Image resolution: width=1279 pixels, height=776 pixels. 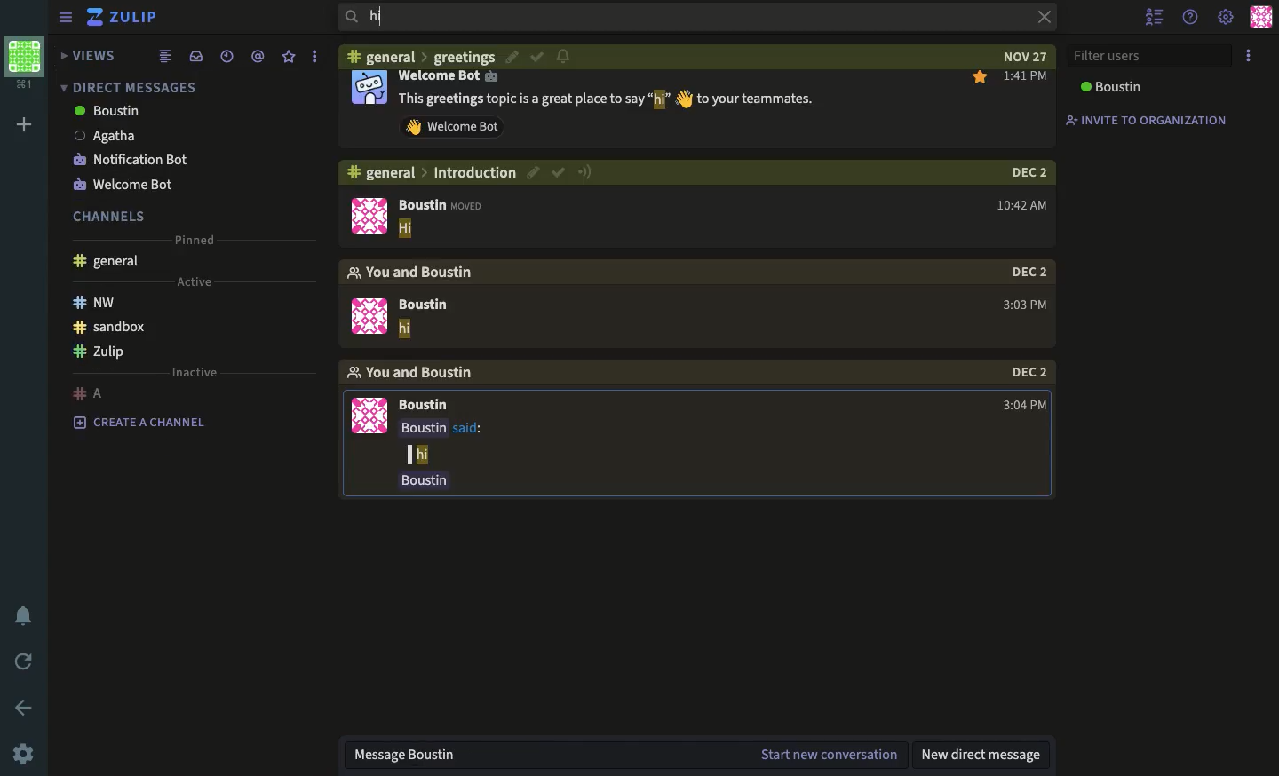 I want to click on Zulip, so click(x=102, y=349).